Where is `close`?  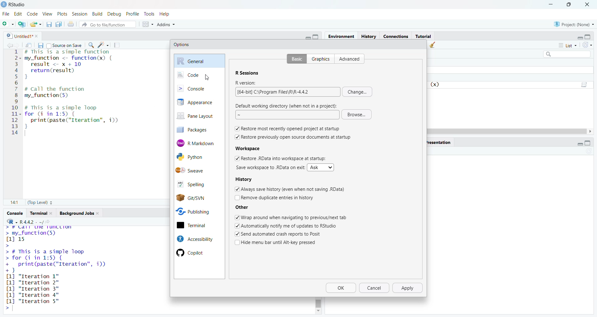 close is located at coordinates (100, 214).